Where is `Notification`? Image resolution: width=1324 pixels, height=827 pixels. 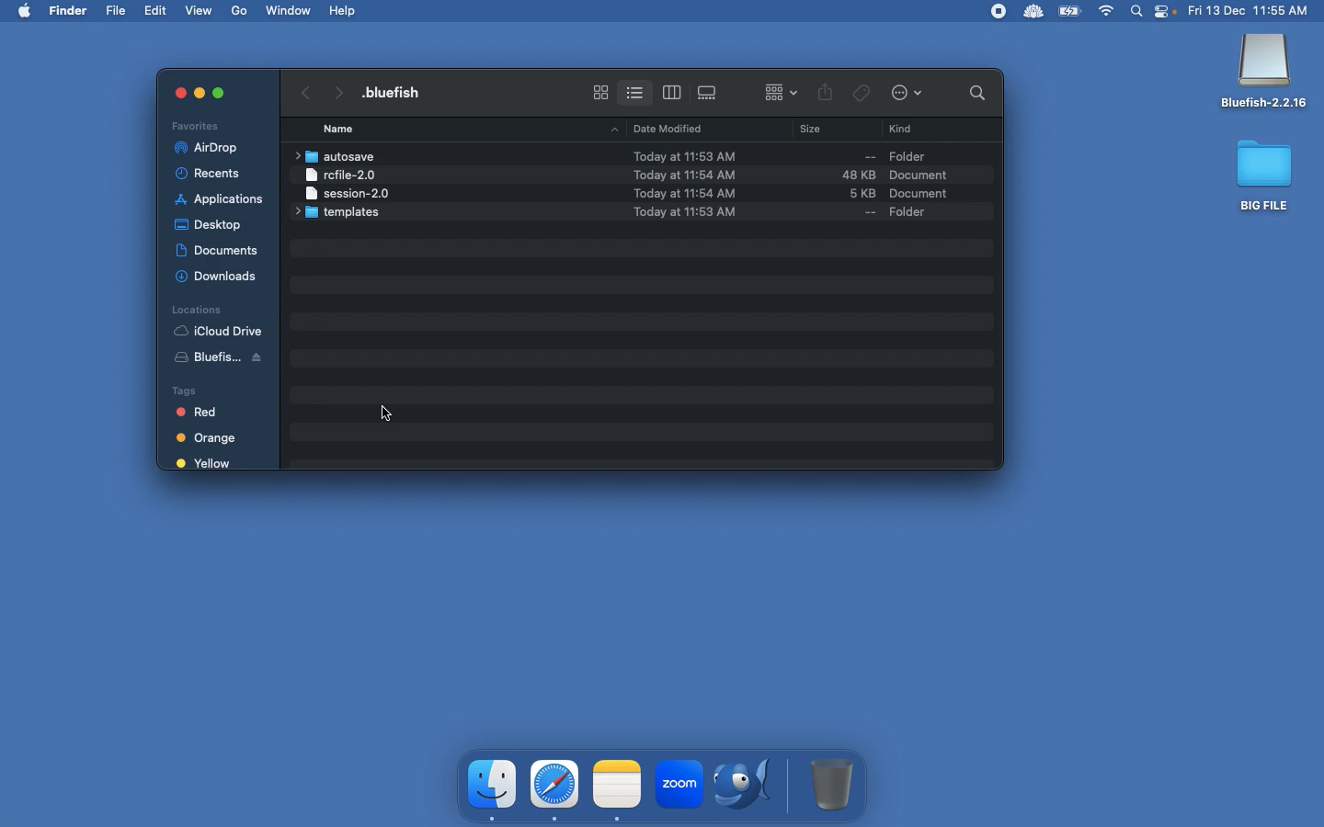 Notification is located at coordinates (1167, 13).